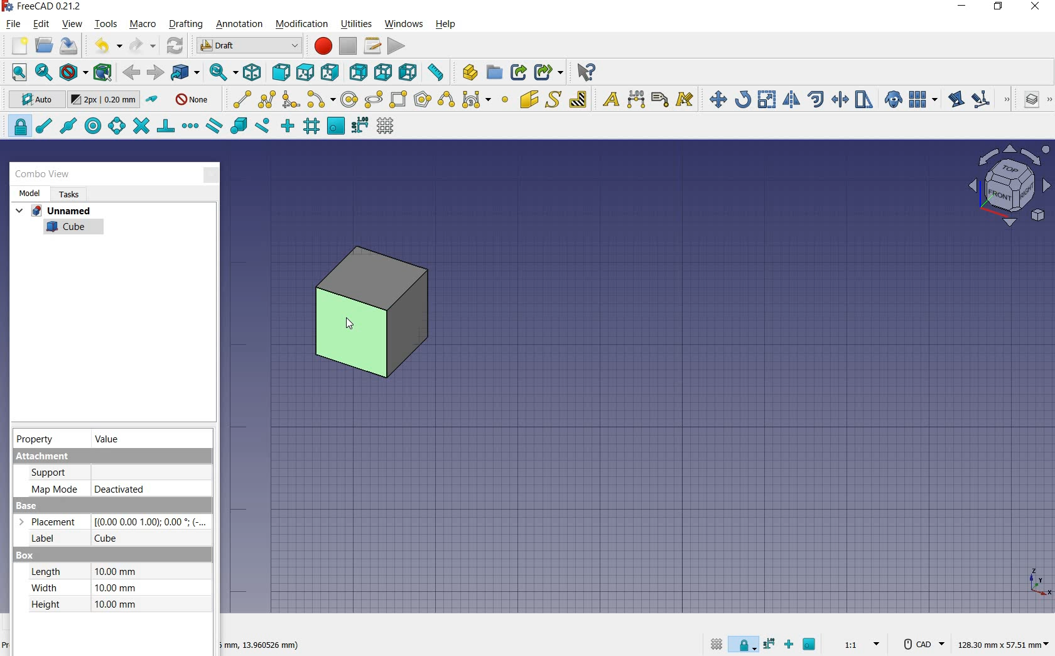 This screenshot has height=656, width=1055. Describe the element at coordinates (360, 126) in the screenshot. I see `snap dimensions` at that location.